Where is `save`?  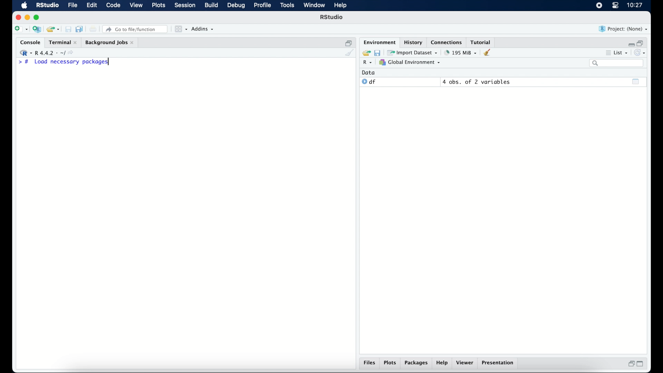
save is located at coordinates (68, 29).